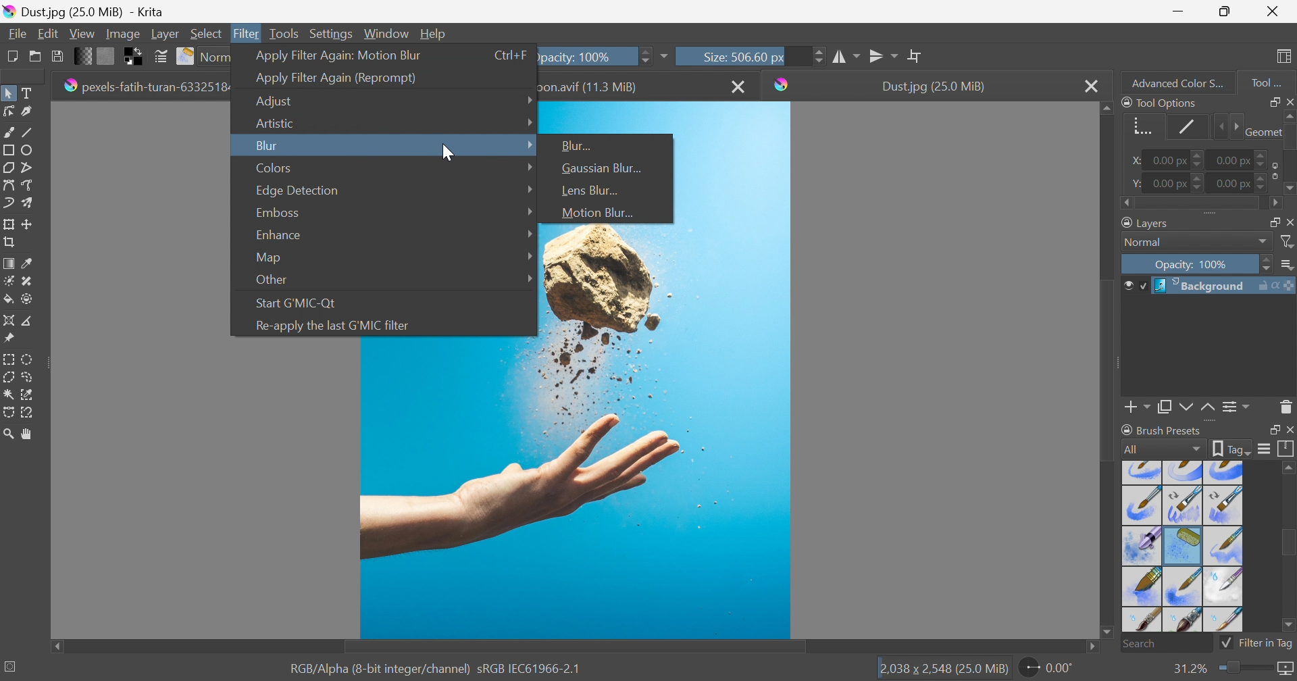 This screenshot has width=1297, height=681. I want to click on Tool Options, so click(1159, 102).